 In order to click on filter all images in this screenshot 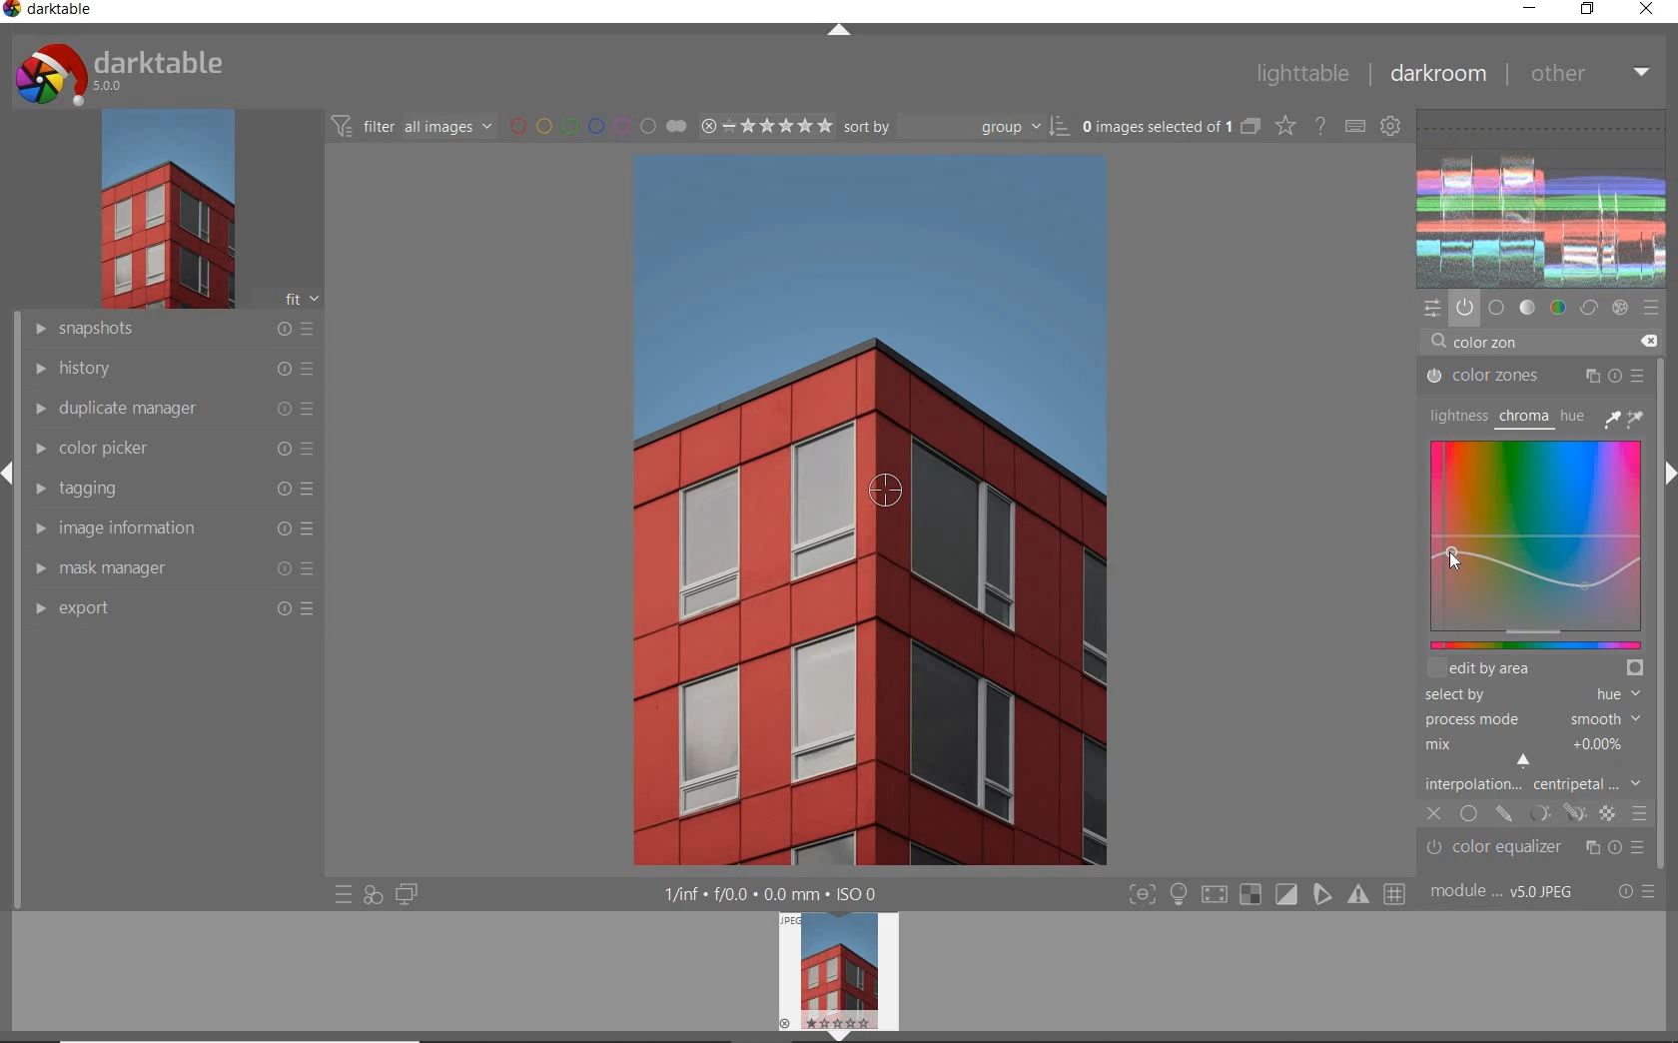, I will do `click(414, 126)`.